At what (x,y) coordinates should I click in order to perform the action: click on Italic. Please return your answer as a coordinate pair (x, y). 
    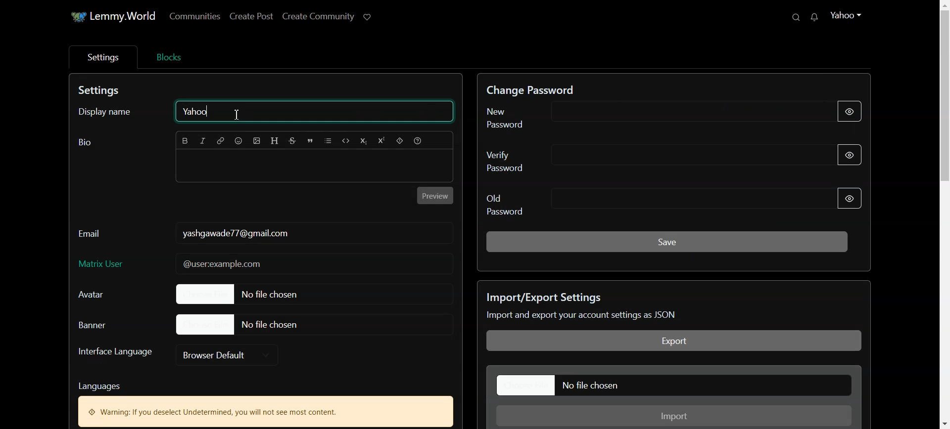
    Looking at the image, I should click on (203, 141).